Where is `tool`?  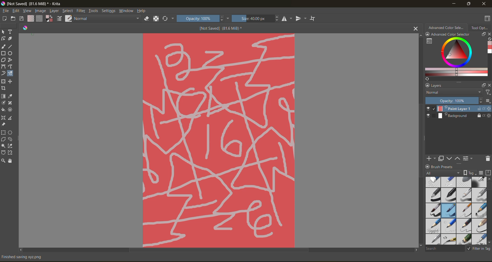 tool is located at coordinates (10, 152).